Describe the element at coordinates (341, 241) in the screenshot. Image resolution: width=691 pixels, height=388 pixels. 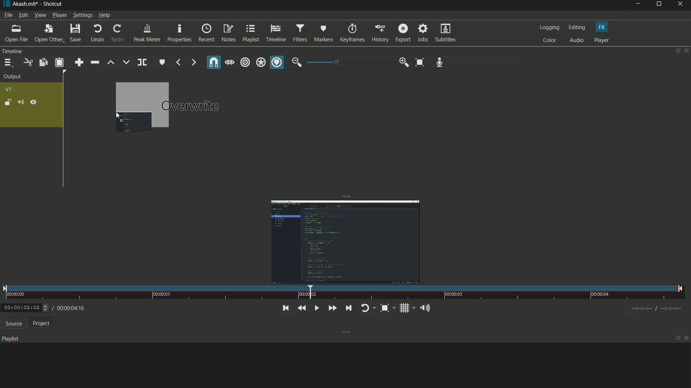
I see `imported video` at that location.